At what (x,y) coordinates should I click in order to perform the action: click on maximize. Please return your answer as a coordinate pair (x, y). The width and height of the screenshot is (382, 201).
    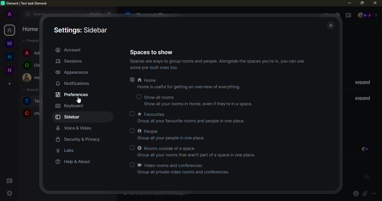
    Looking at the image, I should click on (362, 3).